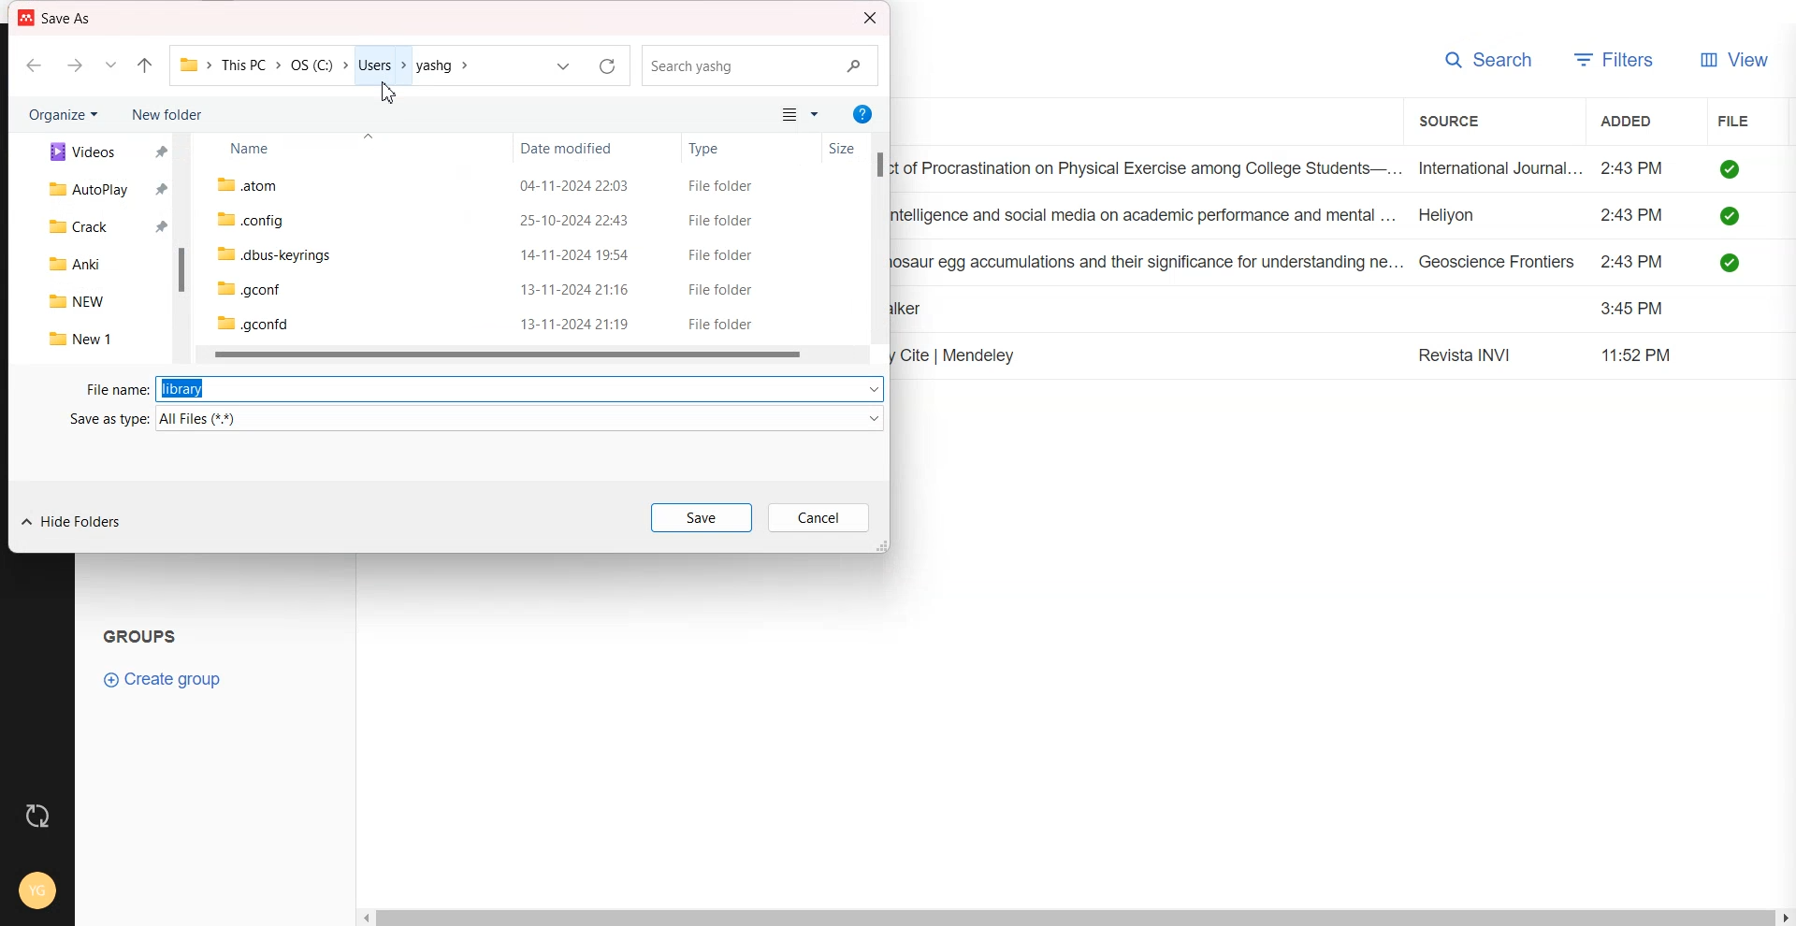 The image size is (1796, 926). I want to click on 13-11-2024 21:16, so click(580, 290).